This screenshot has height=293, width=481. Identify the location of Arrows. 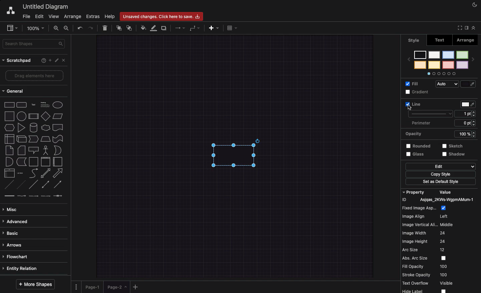
(178, 27).